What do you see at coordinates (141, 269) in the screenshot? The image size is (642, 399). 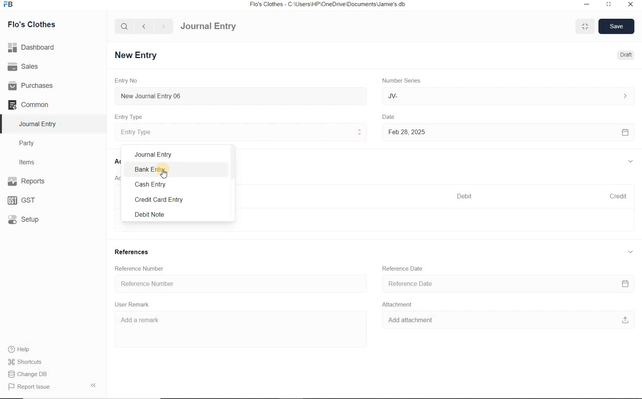 I see `Reference Number` at bounding box center [141, 269].